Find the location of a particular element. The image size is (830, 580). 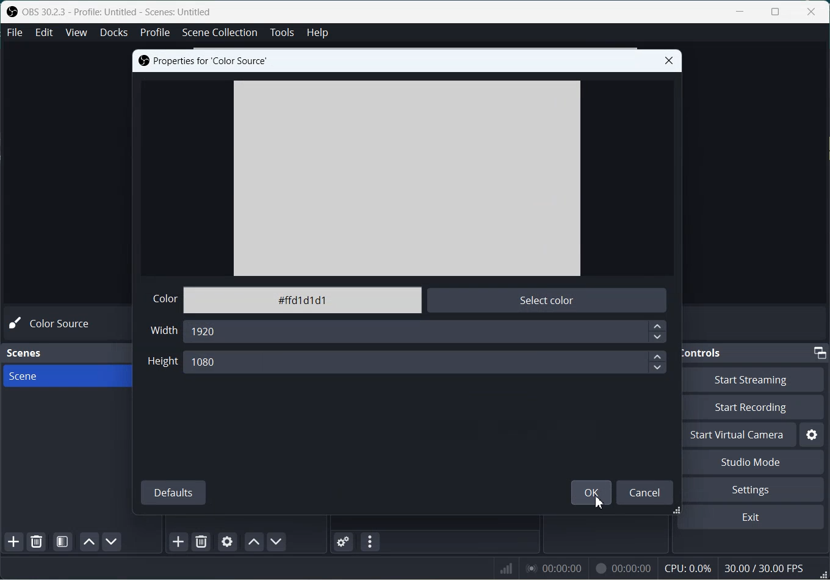

Help is located at coordinates (317, 33).